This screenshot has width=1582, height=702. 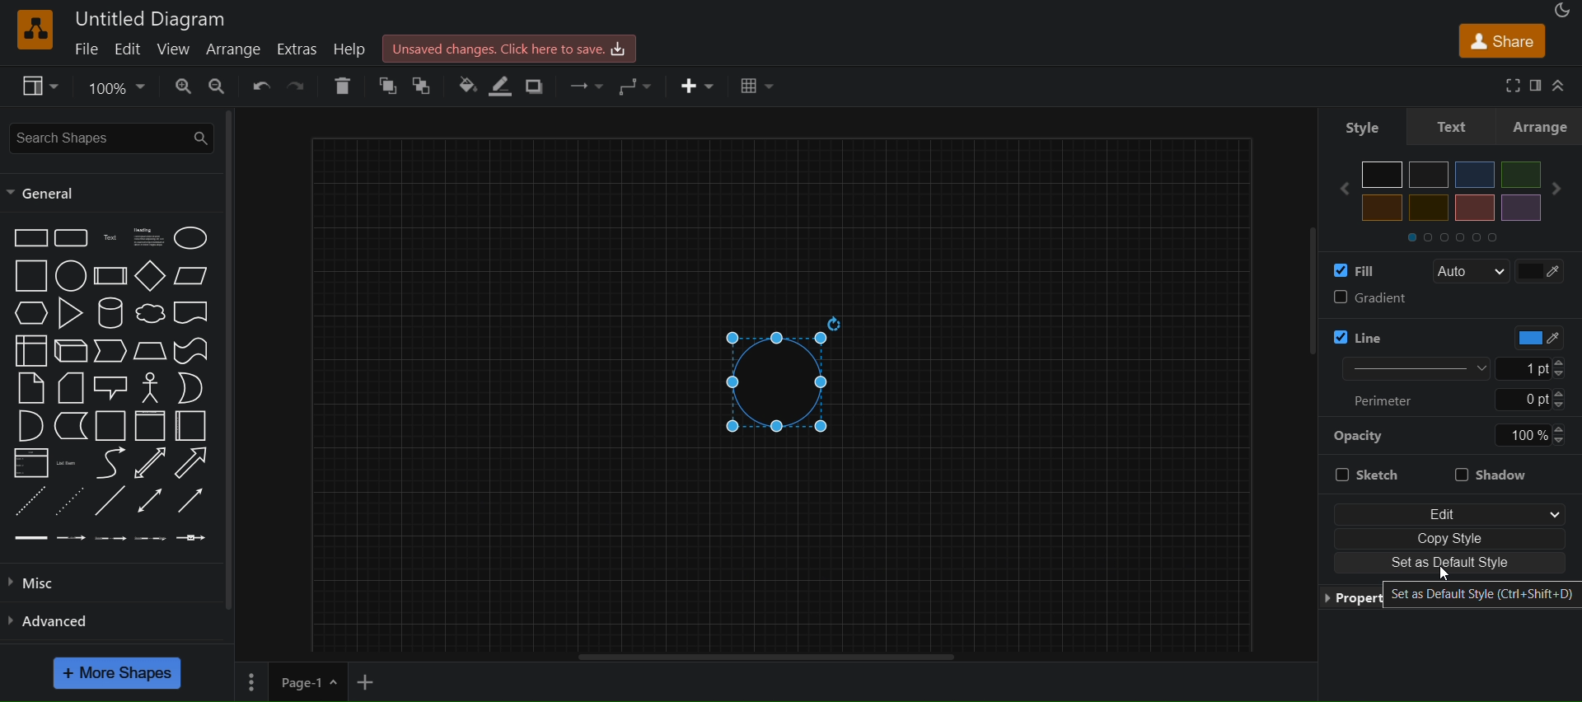 I want to click on and, so click(x=29, y=428).